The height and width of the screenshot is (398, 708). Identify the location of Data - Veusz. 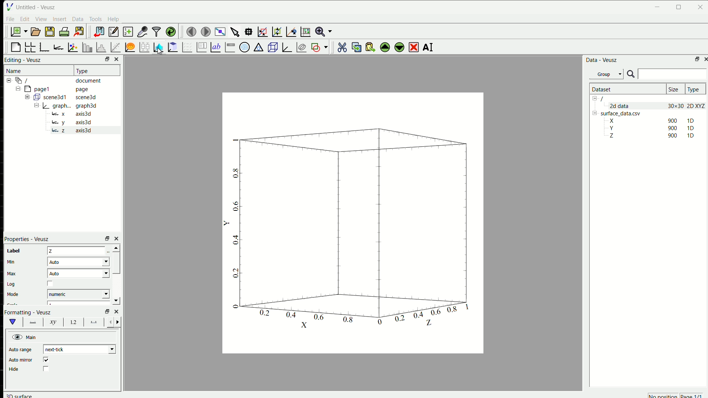
(603, 60).